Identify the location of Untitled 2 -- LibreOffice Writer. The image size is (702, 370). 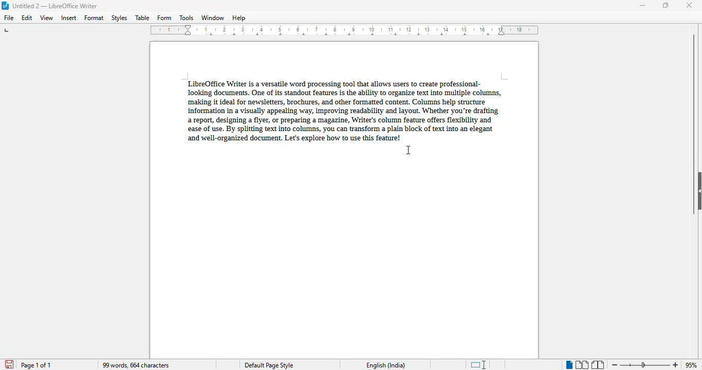
(56, 6).